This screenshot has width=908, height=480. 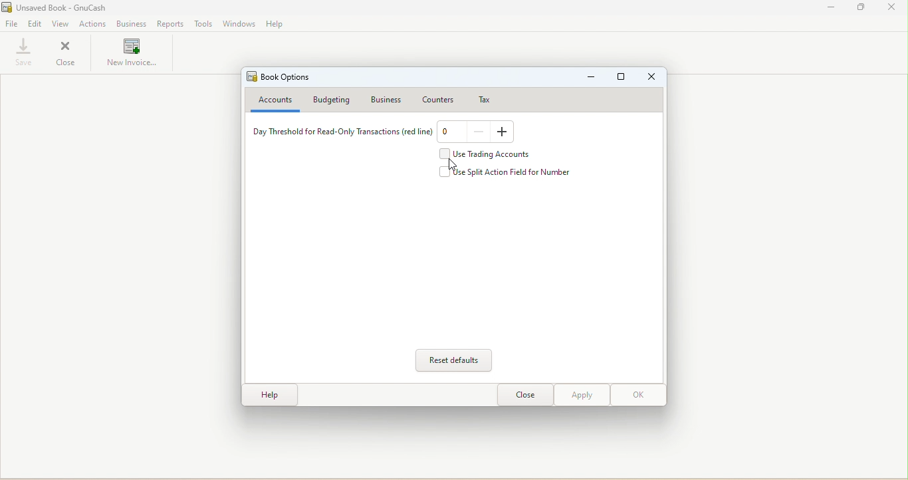 I want to click on Text box, so click(x=450, y=133).